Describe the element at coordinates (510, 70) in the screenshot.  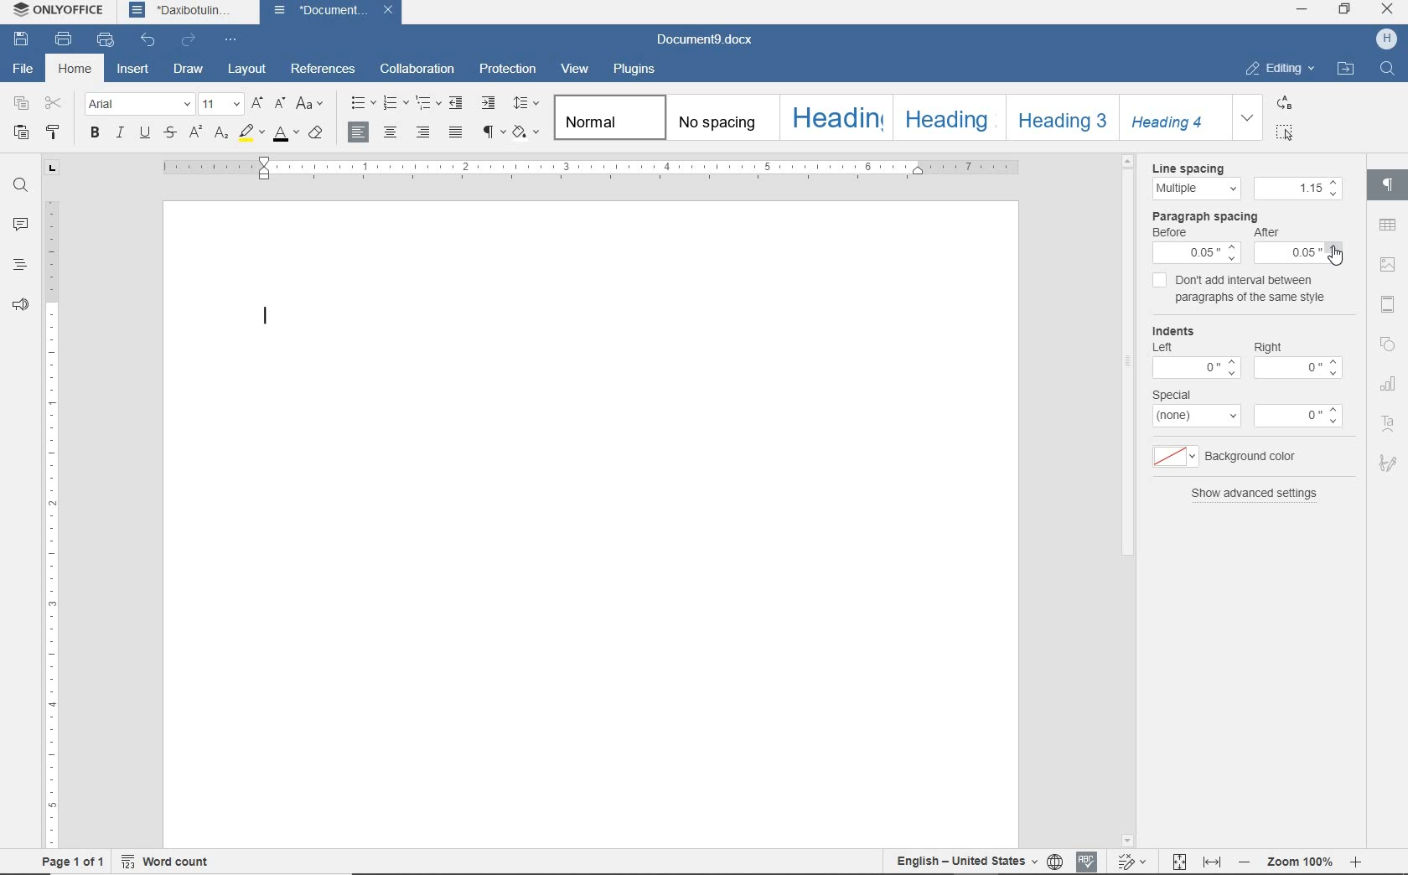
I see `protection` at that location.